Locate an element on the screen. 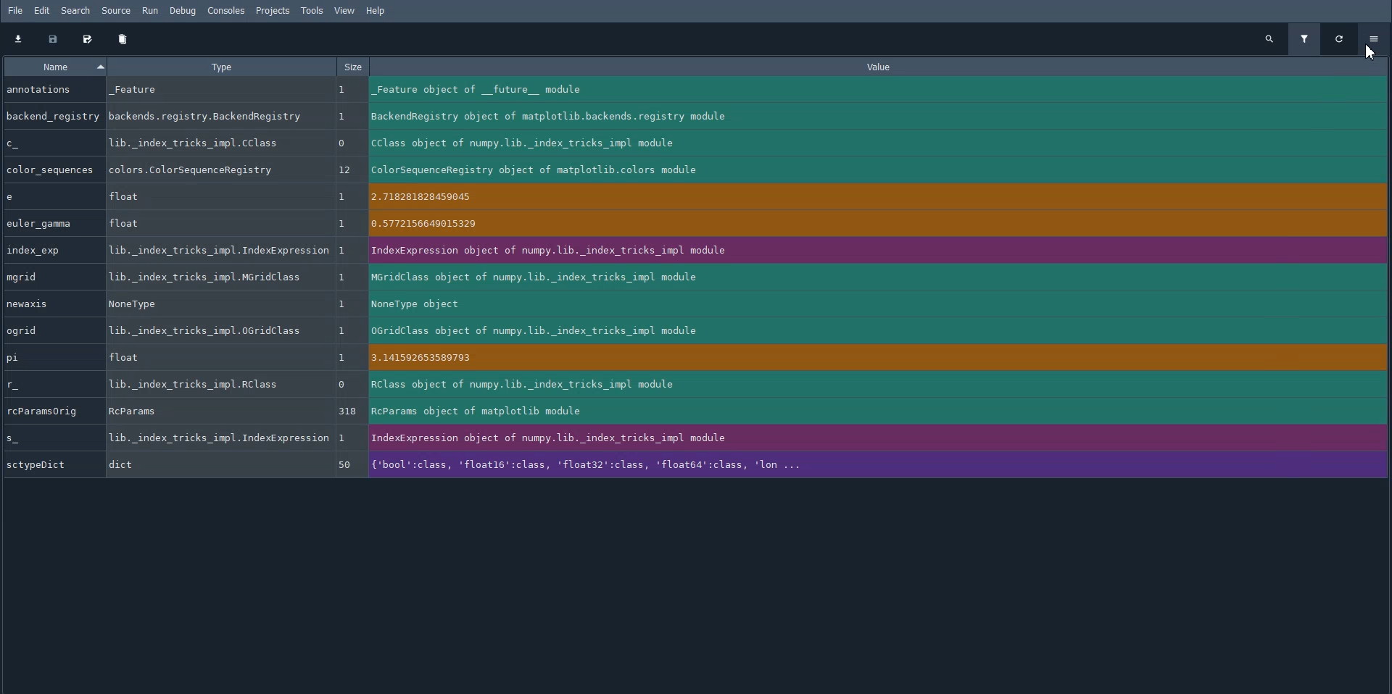  IndexExpression object of numpy.lib. index tricks_impl module is located at coordinates (880, 440).